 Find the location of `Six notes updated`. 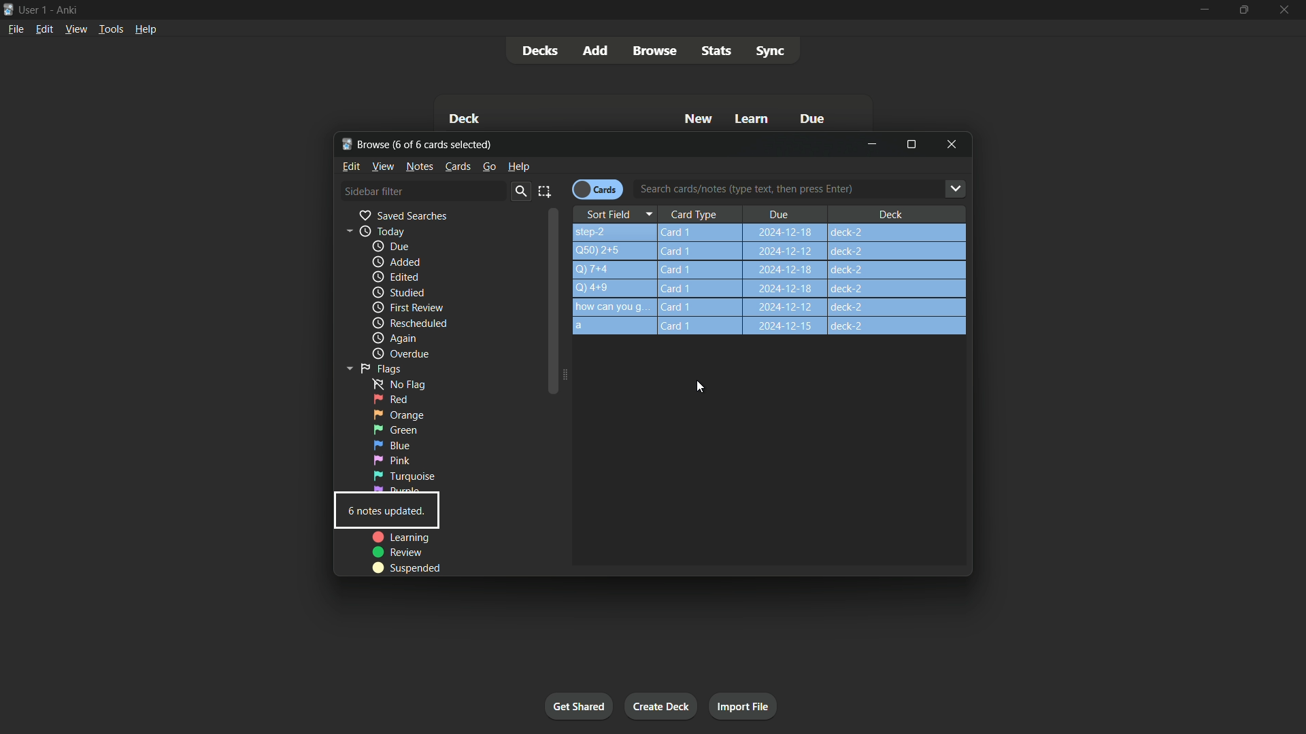

Six notes updated is located at coordinates (387, 513).